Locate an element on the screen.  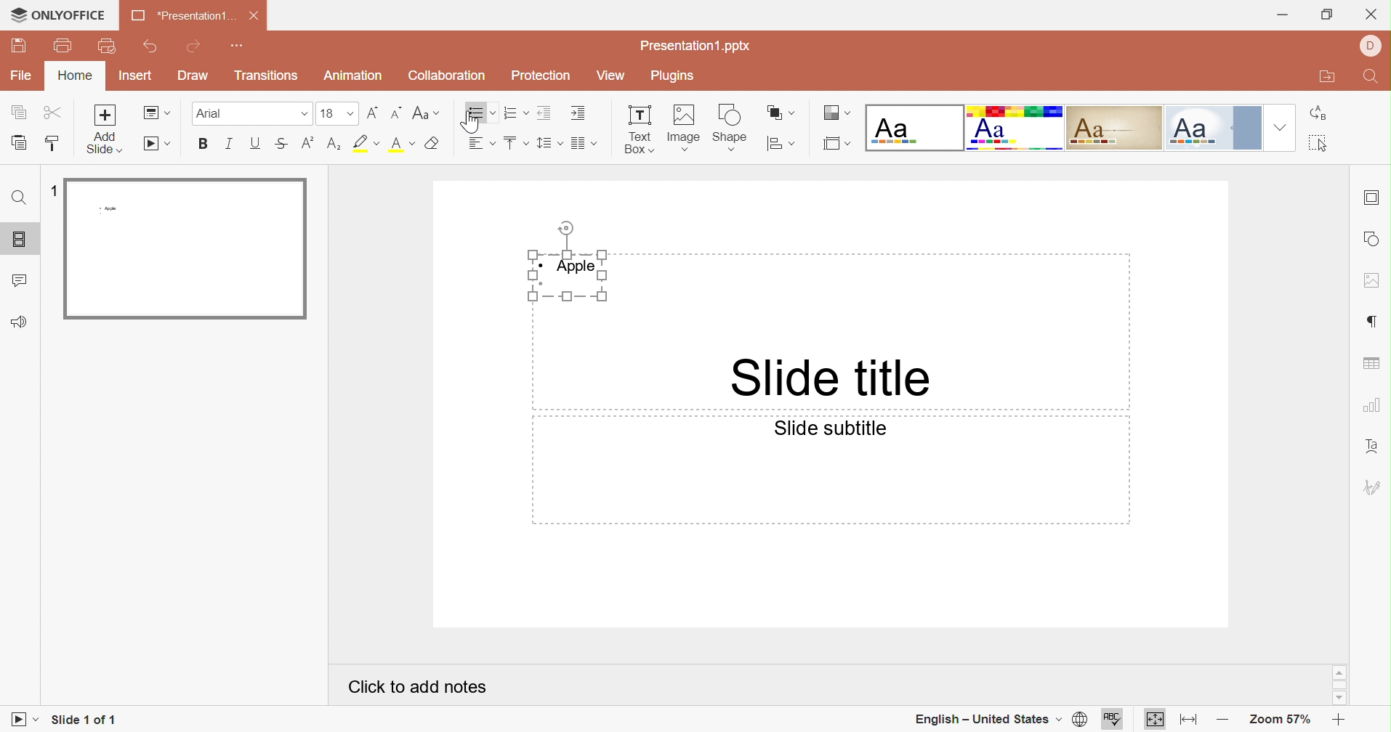
Restore Down is located at coordinates (1326, 16).